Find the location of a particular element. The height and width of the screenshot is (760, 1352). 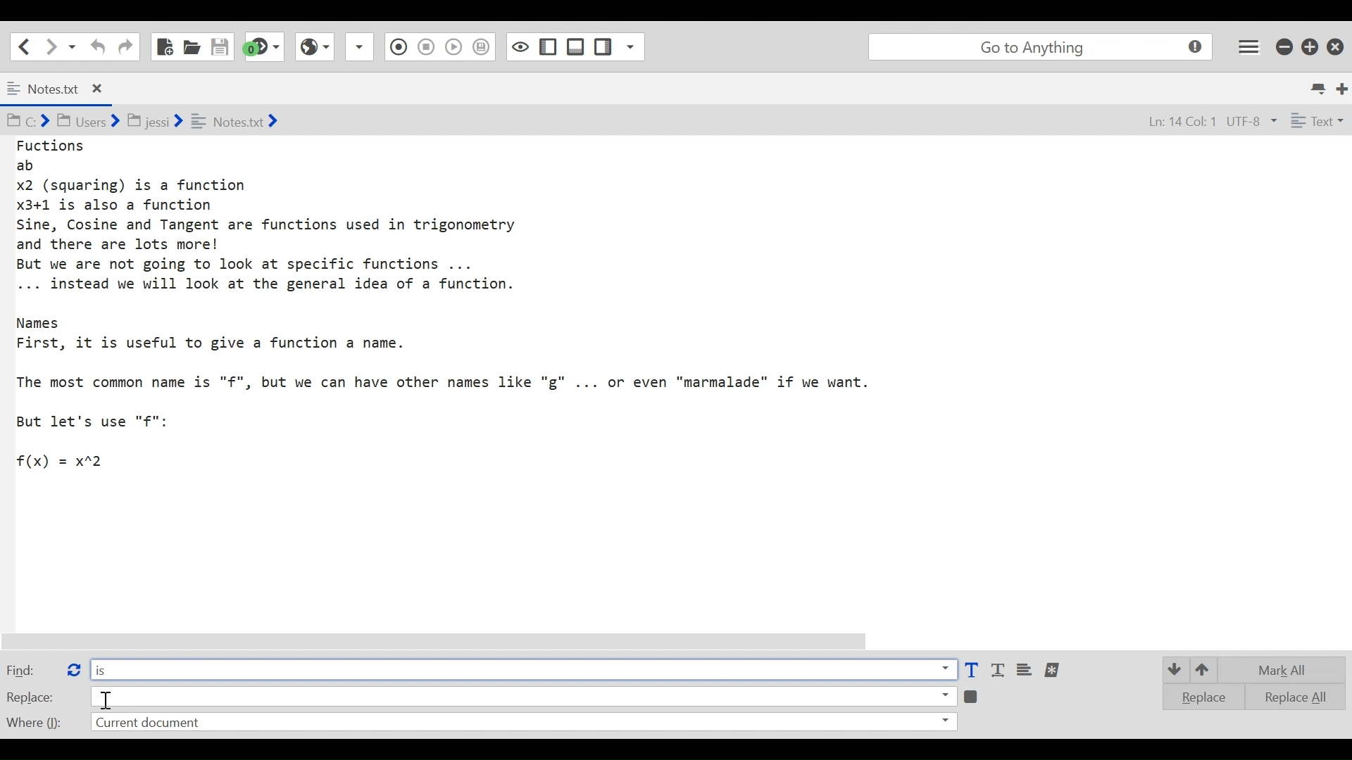

go to anything is located at coordinates (1044, 47).